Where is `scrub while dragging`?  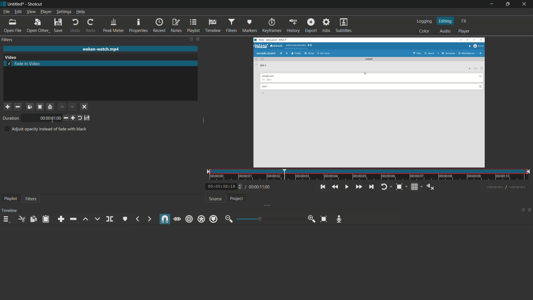 scrub while dragging is located at coordinates (177, 219).